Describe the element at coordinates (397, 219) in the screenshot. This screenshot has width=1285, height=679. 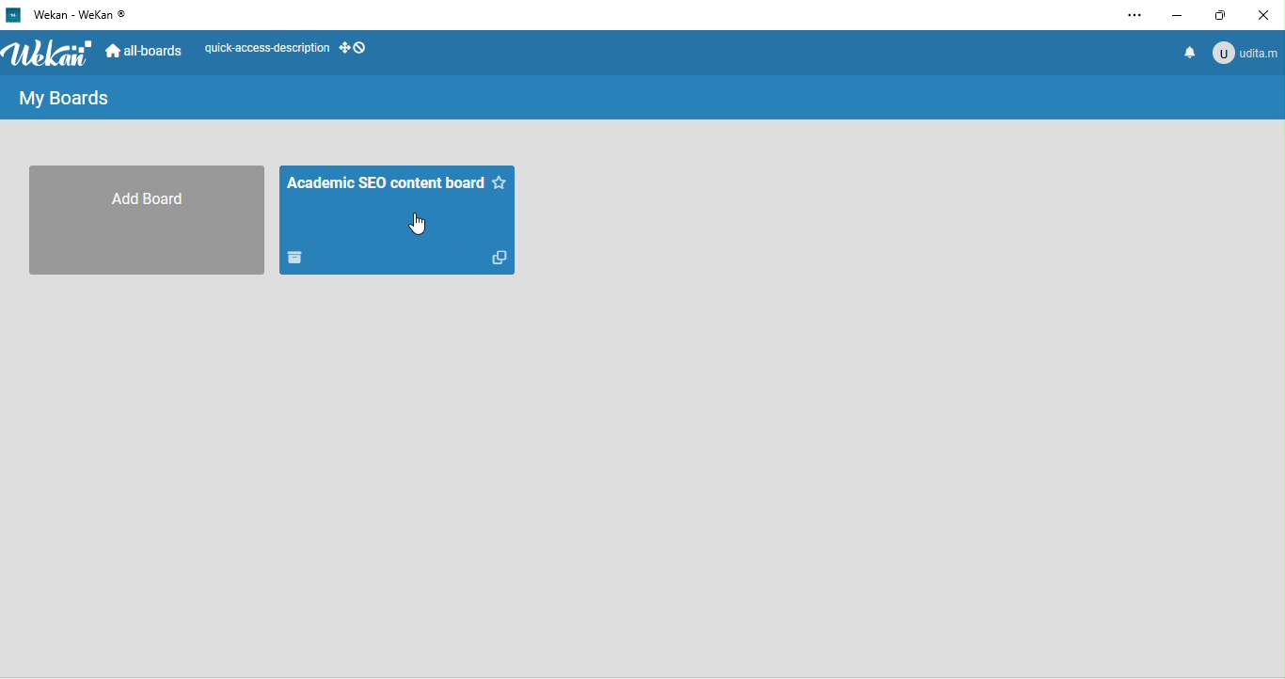
I see `academic seo content board` at that location.